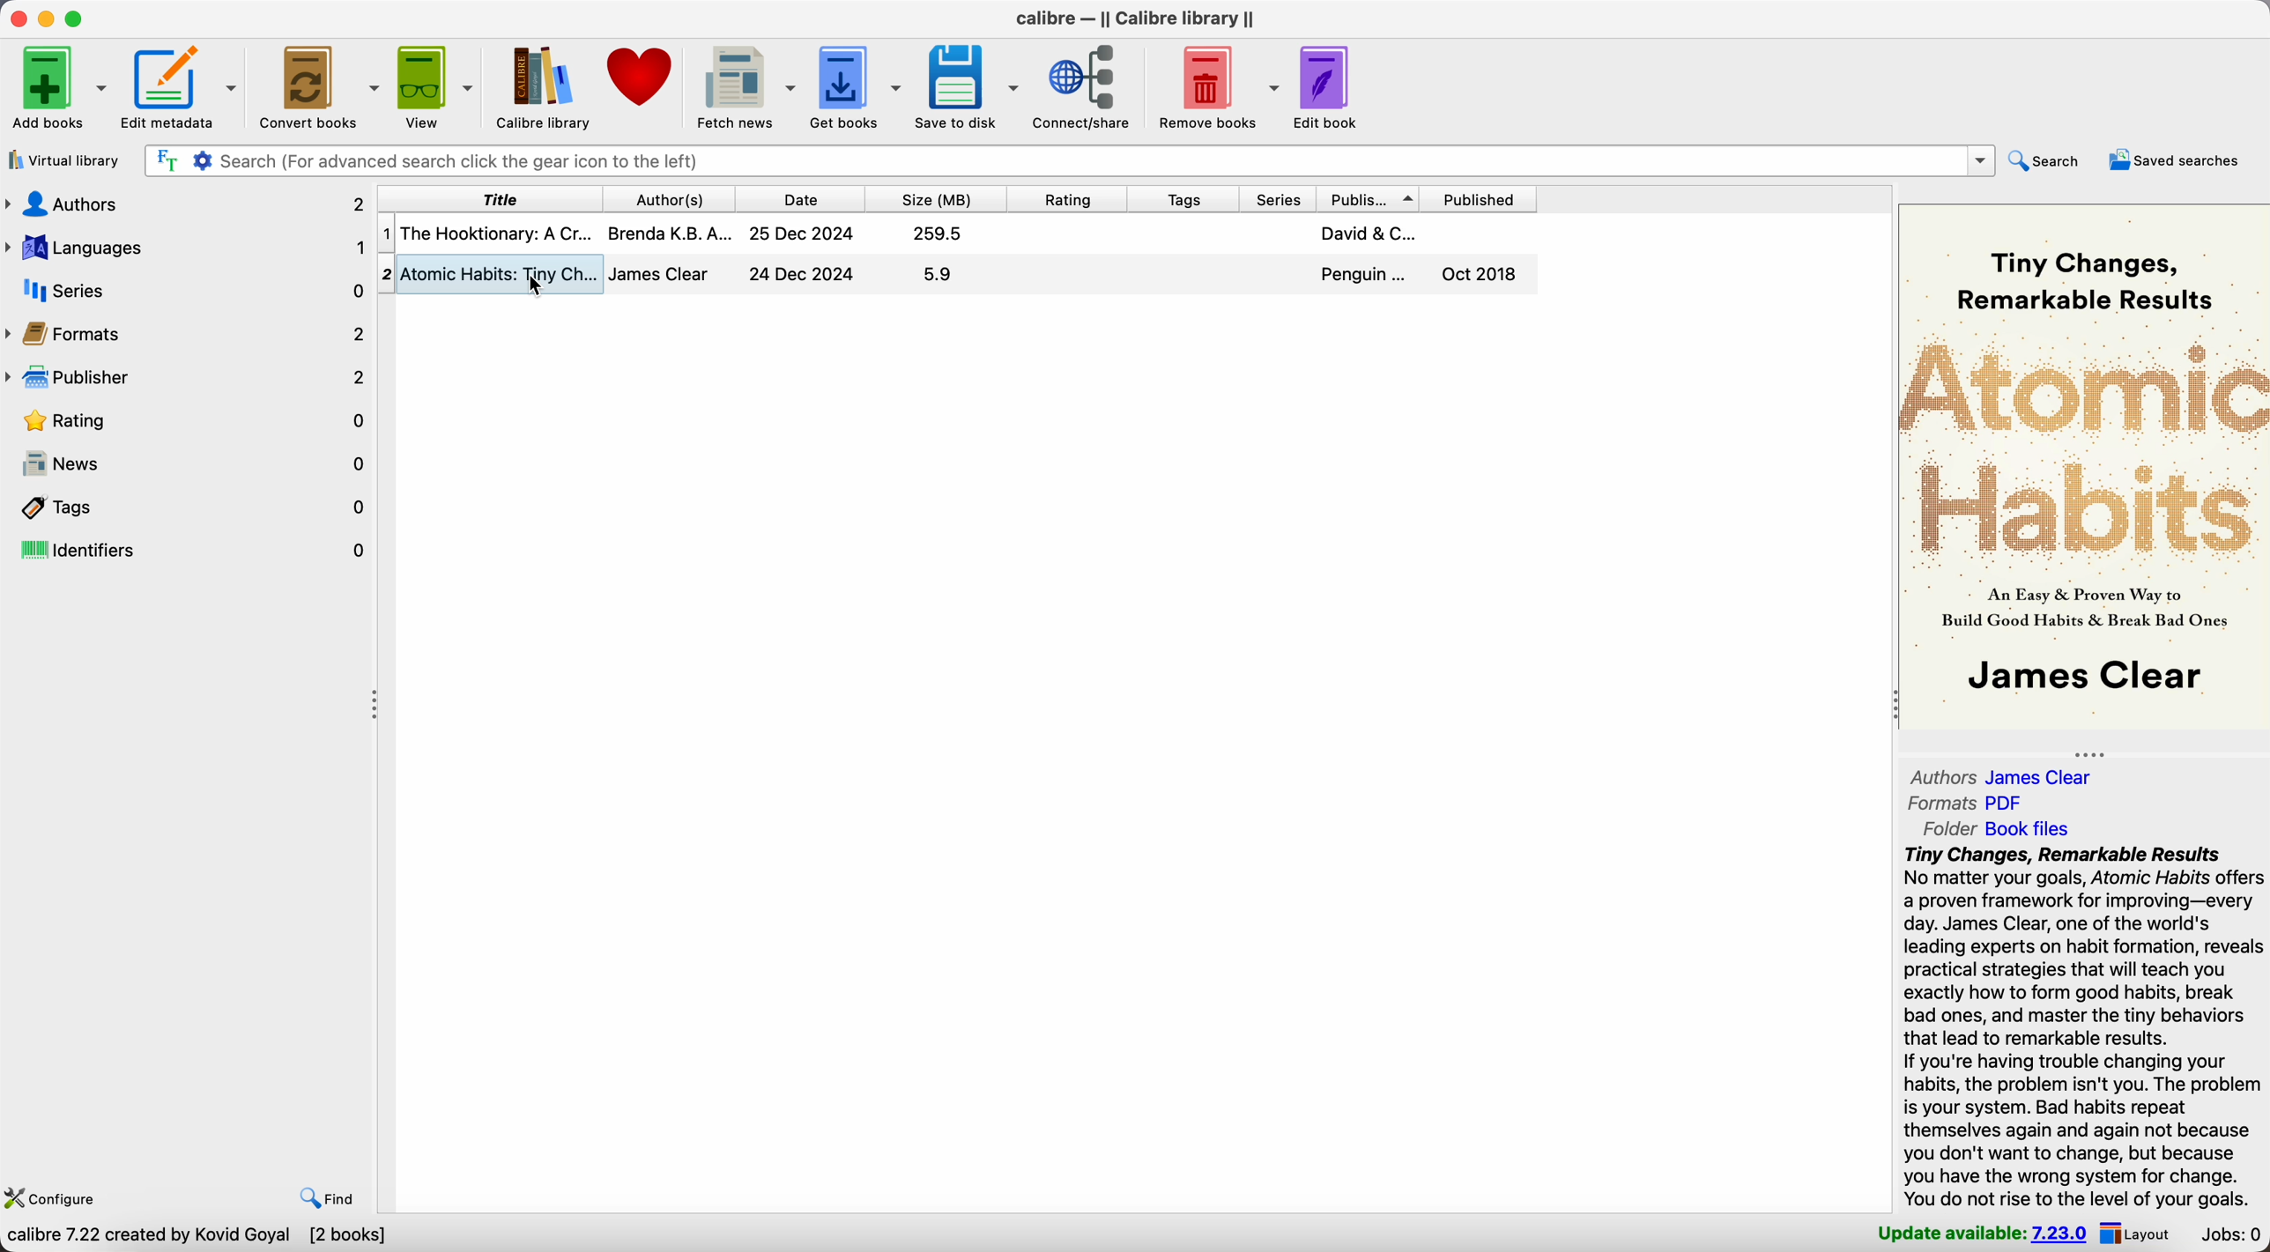 This screenshot has width=2270, height=1252. I want to click on search bar, so click(1067, 160).